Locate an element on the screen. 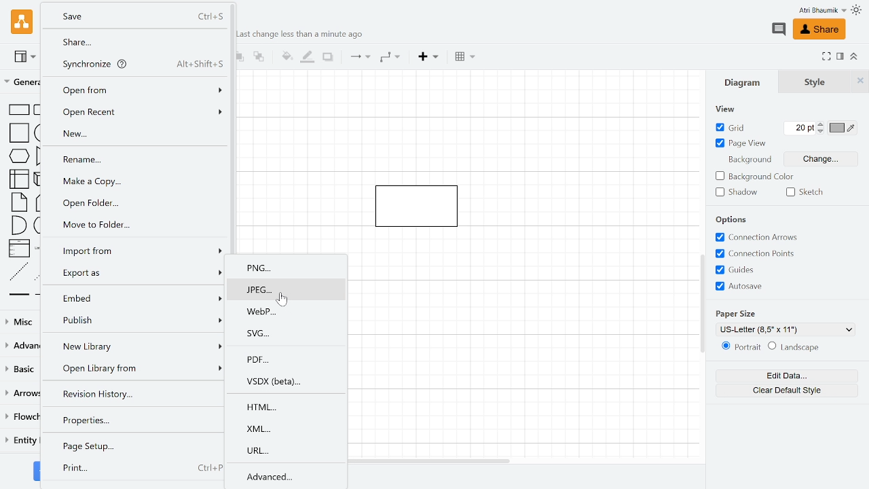 The image size is (869, 489). Move to folder is located at coordinates (140, 225).